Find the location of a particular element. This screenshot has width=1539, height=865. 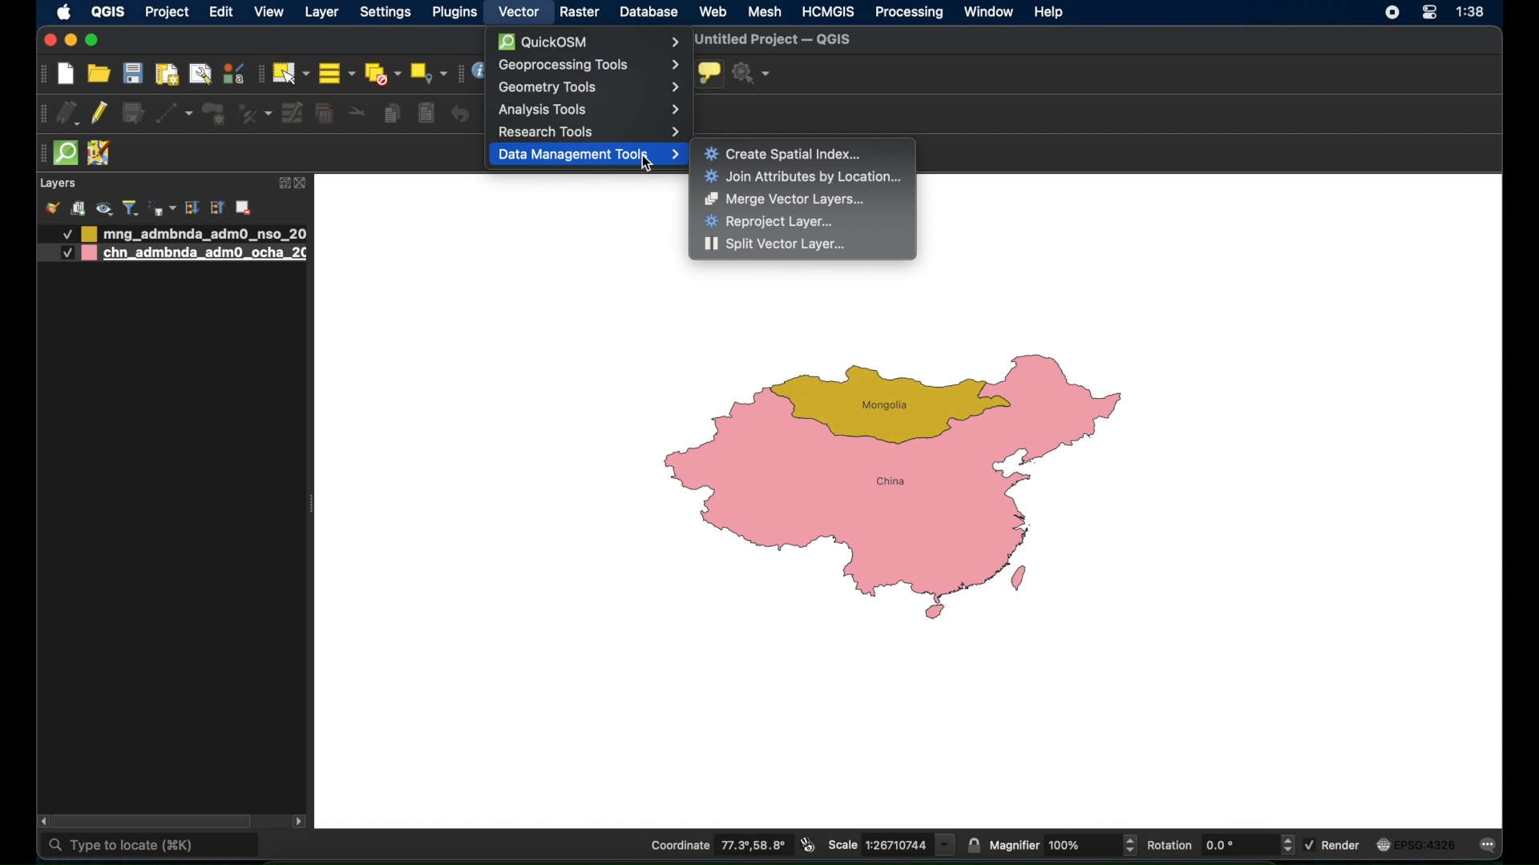

layers is located at coordinates (57, 183).